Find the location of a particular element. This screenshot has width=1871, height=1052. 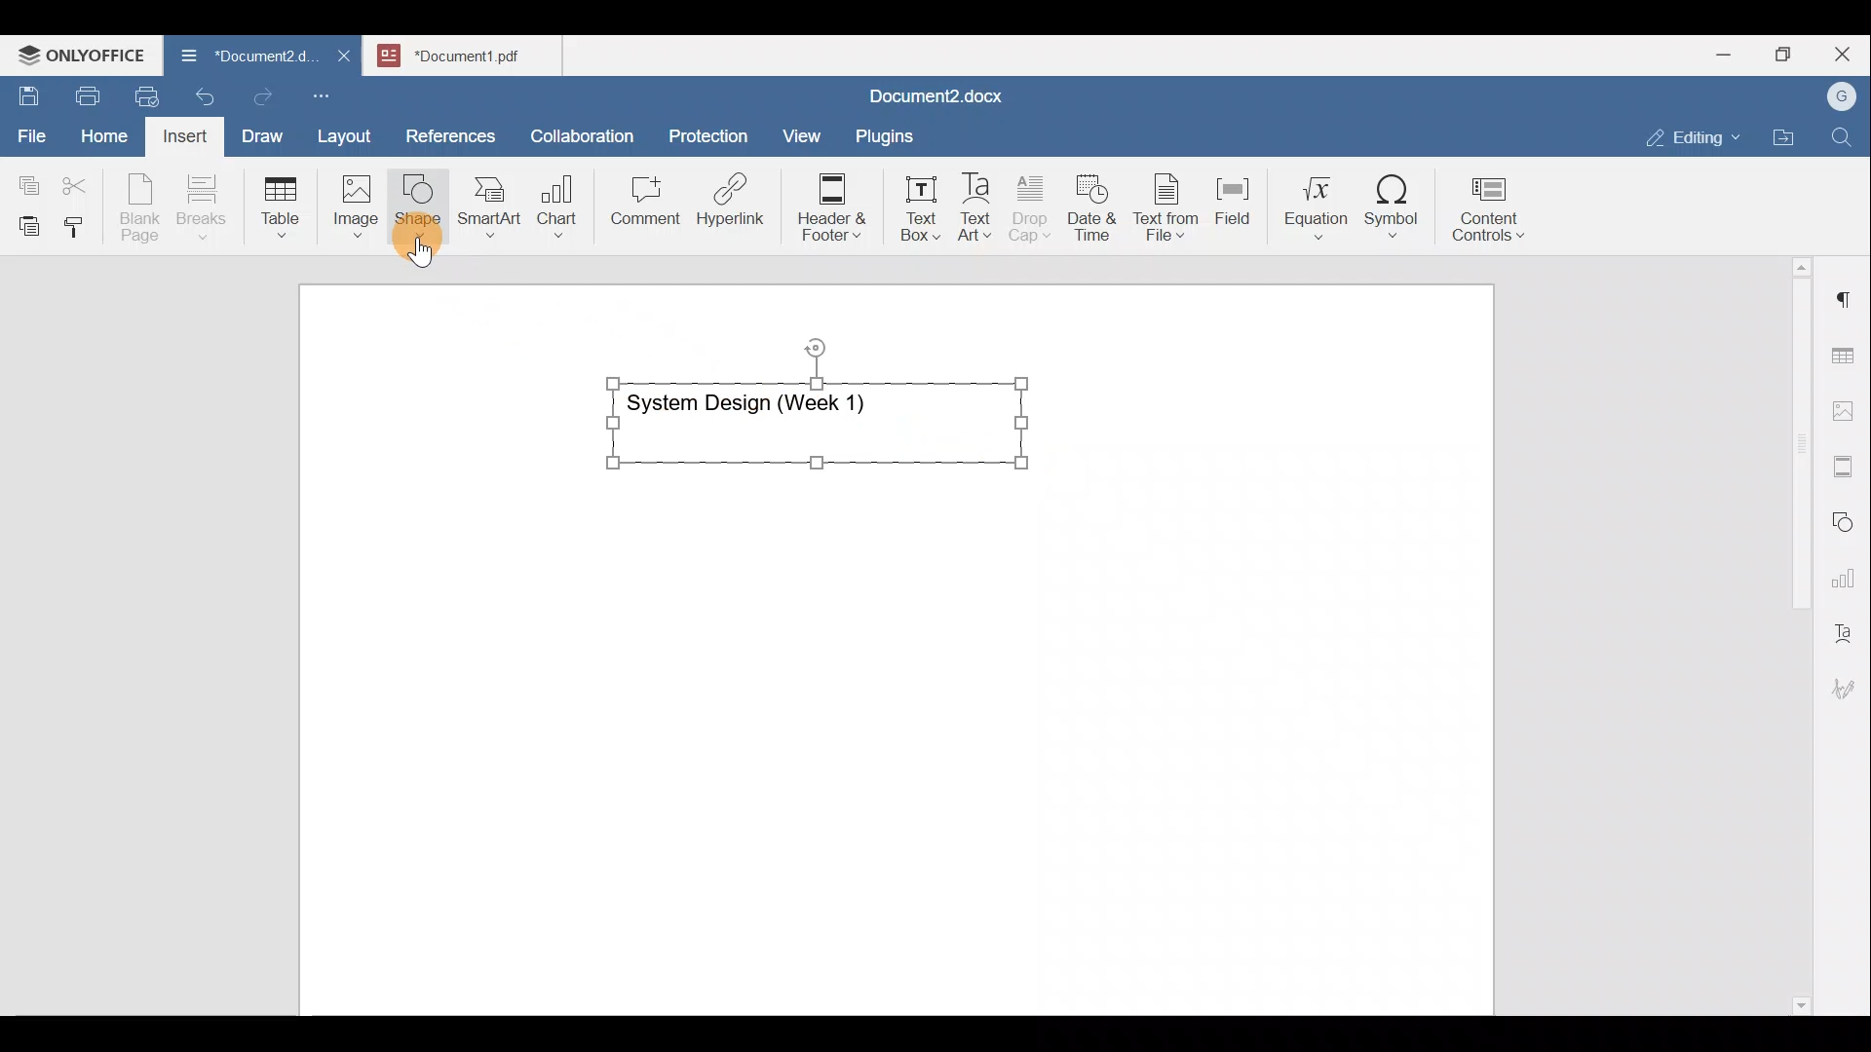

Blank page is located at coordinates (142, 207).